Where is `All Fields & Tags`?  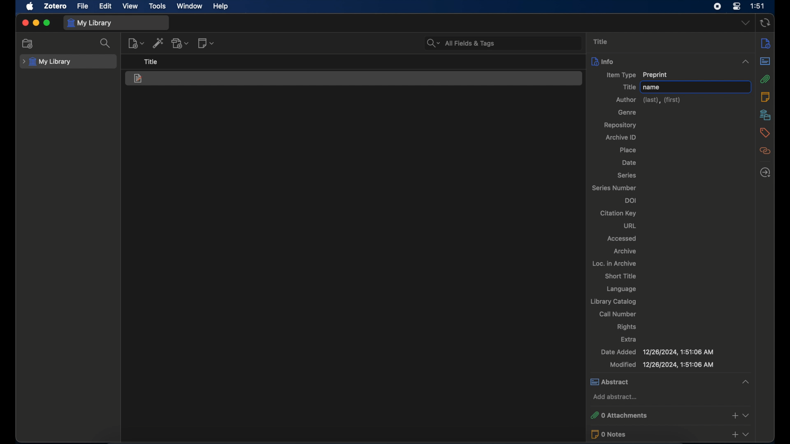 All Fields & Tags is located at coordinates (503, 42).